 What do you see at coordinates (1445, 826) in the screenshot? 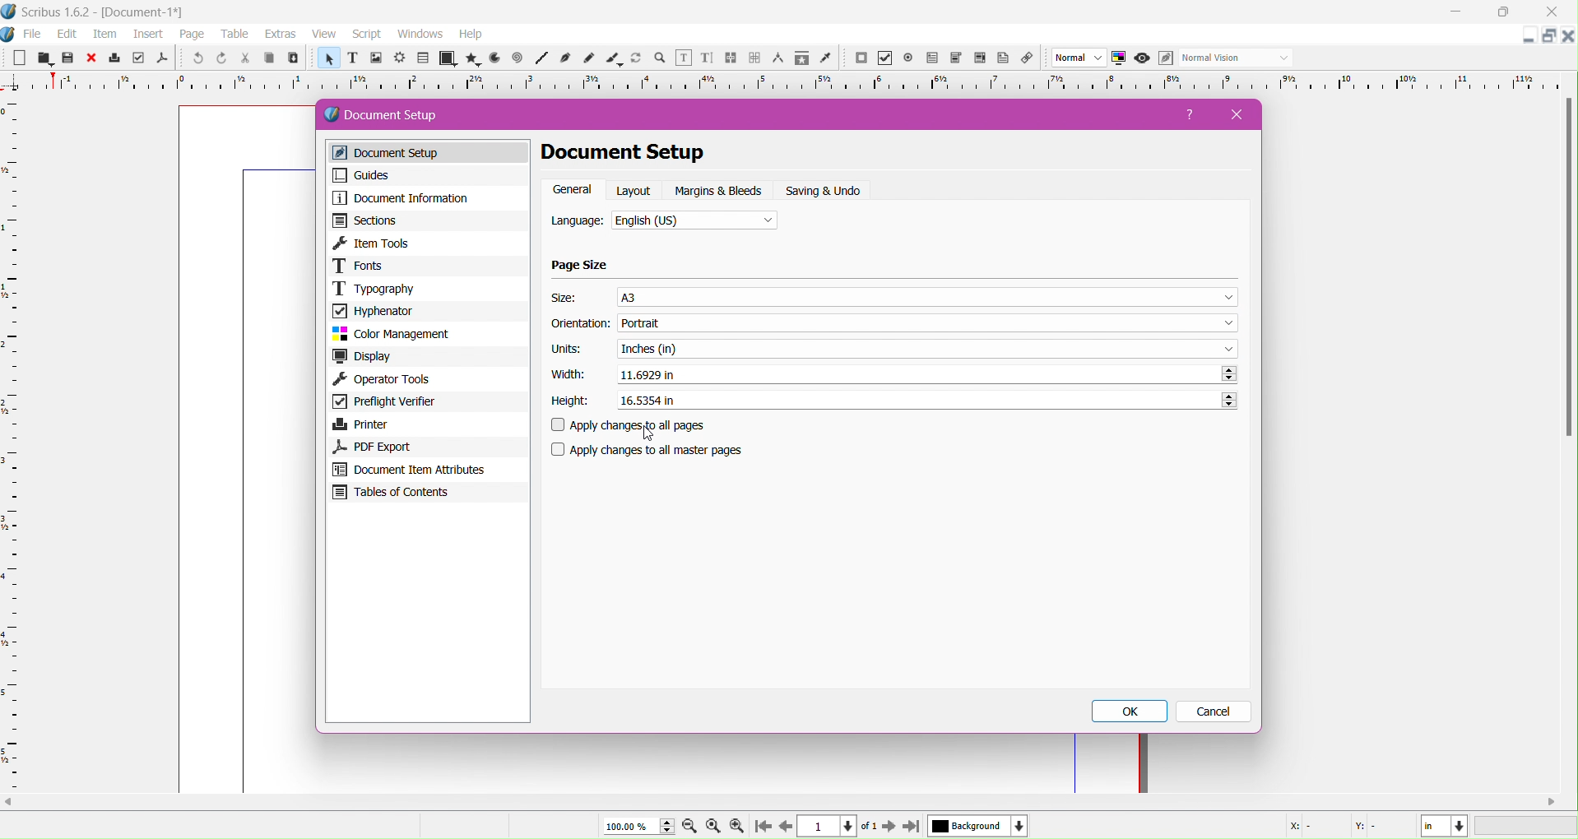
I see `measurement unit` at bounding box center [1445, 826].